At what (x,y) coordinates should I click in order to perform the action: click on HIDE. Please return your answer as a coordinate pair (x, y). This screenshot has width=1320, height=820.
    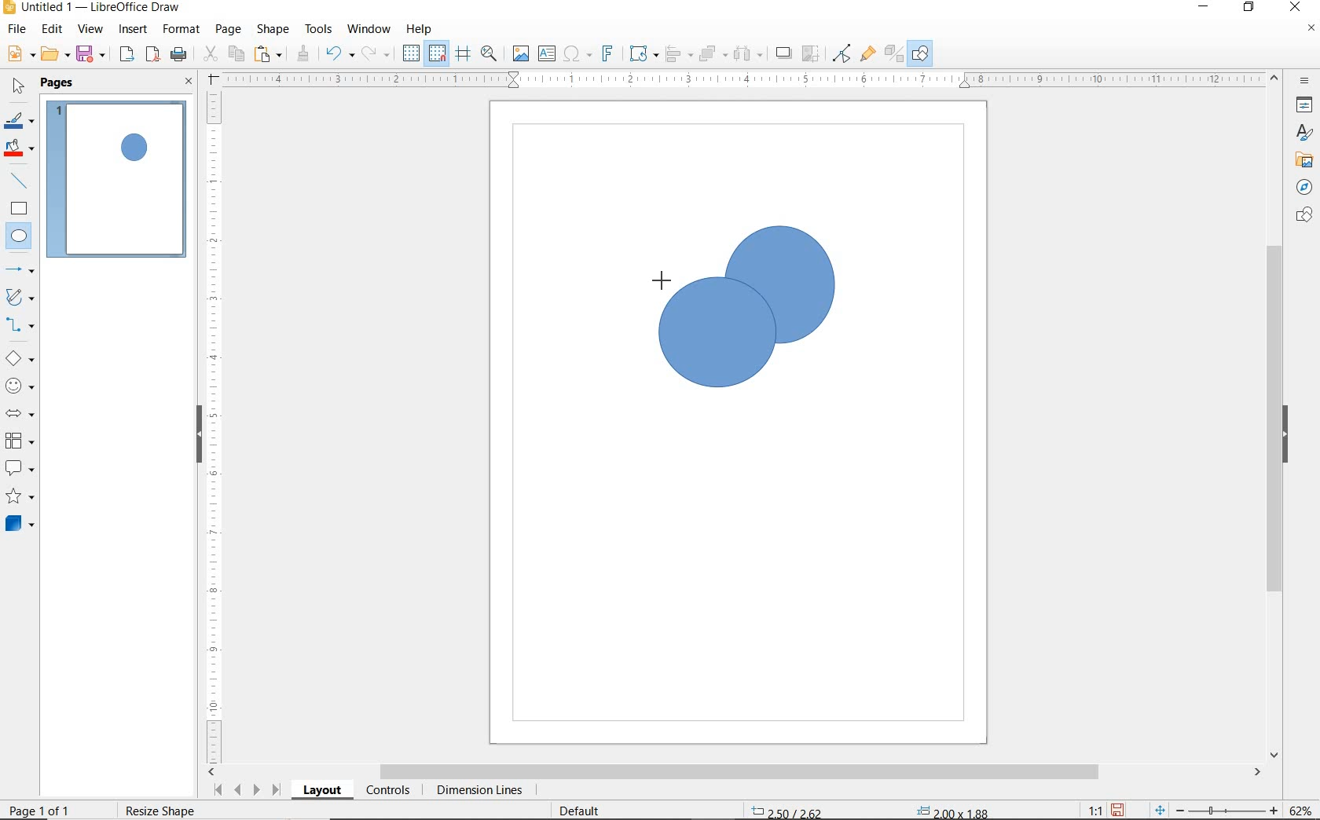
    Looking at the image, I should click on (196, 432).